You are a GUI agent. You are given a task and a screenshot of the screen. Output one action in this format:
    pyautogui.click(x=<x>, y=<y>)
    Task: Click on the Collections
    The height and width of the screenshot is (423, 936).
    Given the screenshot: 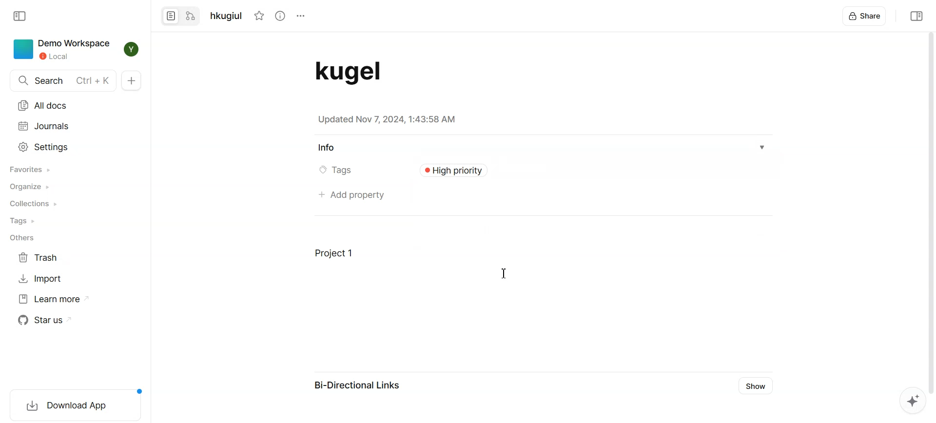 What is the action you would take?
    pyautogui.click(x=33, y=204)
    